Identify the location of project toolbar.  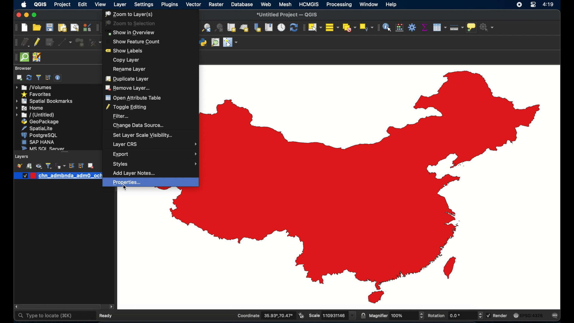
(15, 28).